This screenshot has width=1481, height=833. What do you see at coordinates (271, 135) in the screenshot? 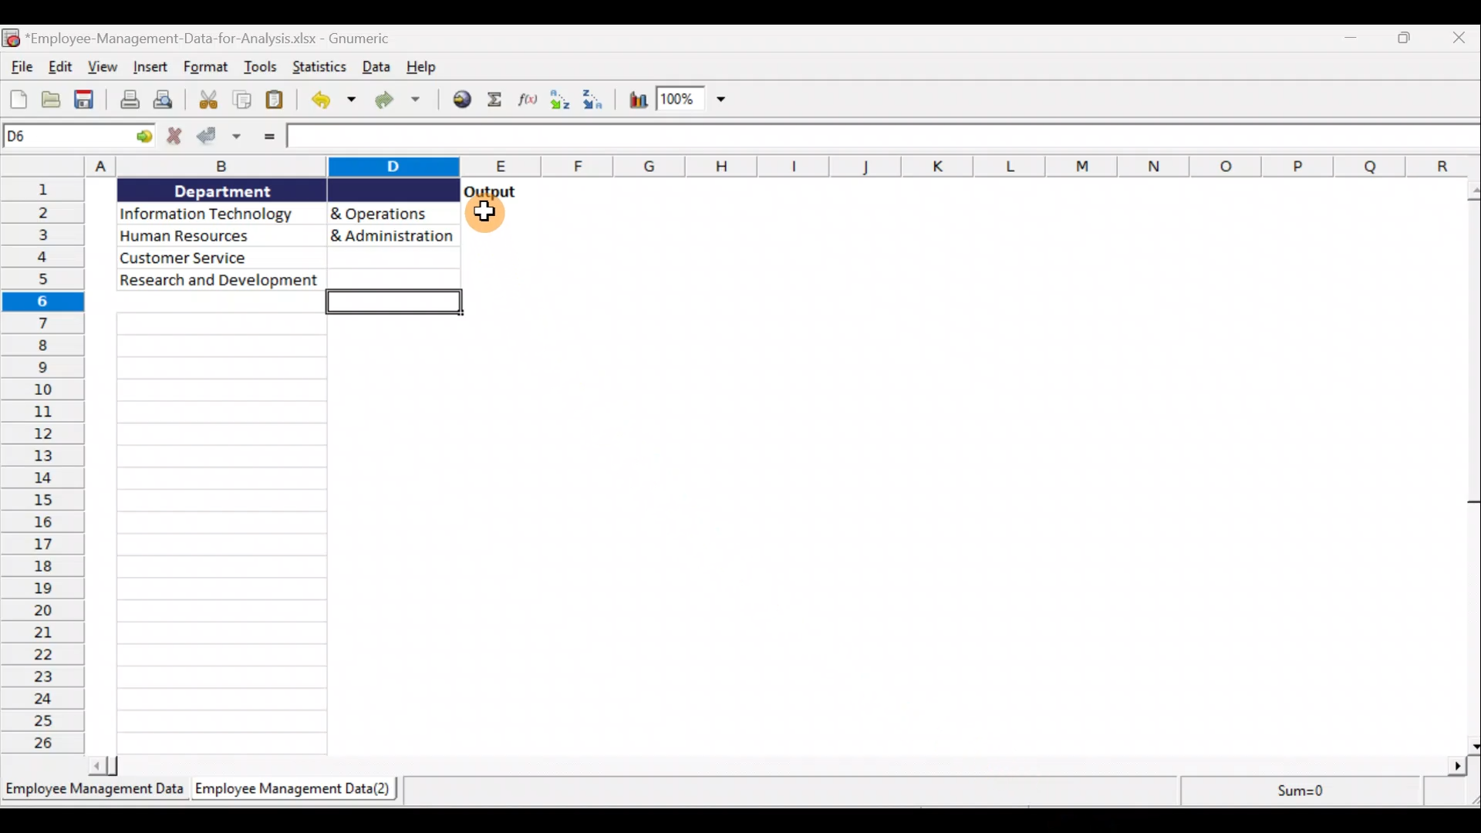
I see `Enter formula` at bounding box center [271, 135].